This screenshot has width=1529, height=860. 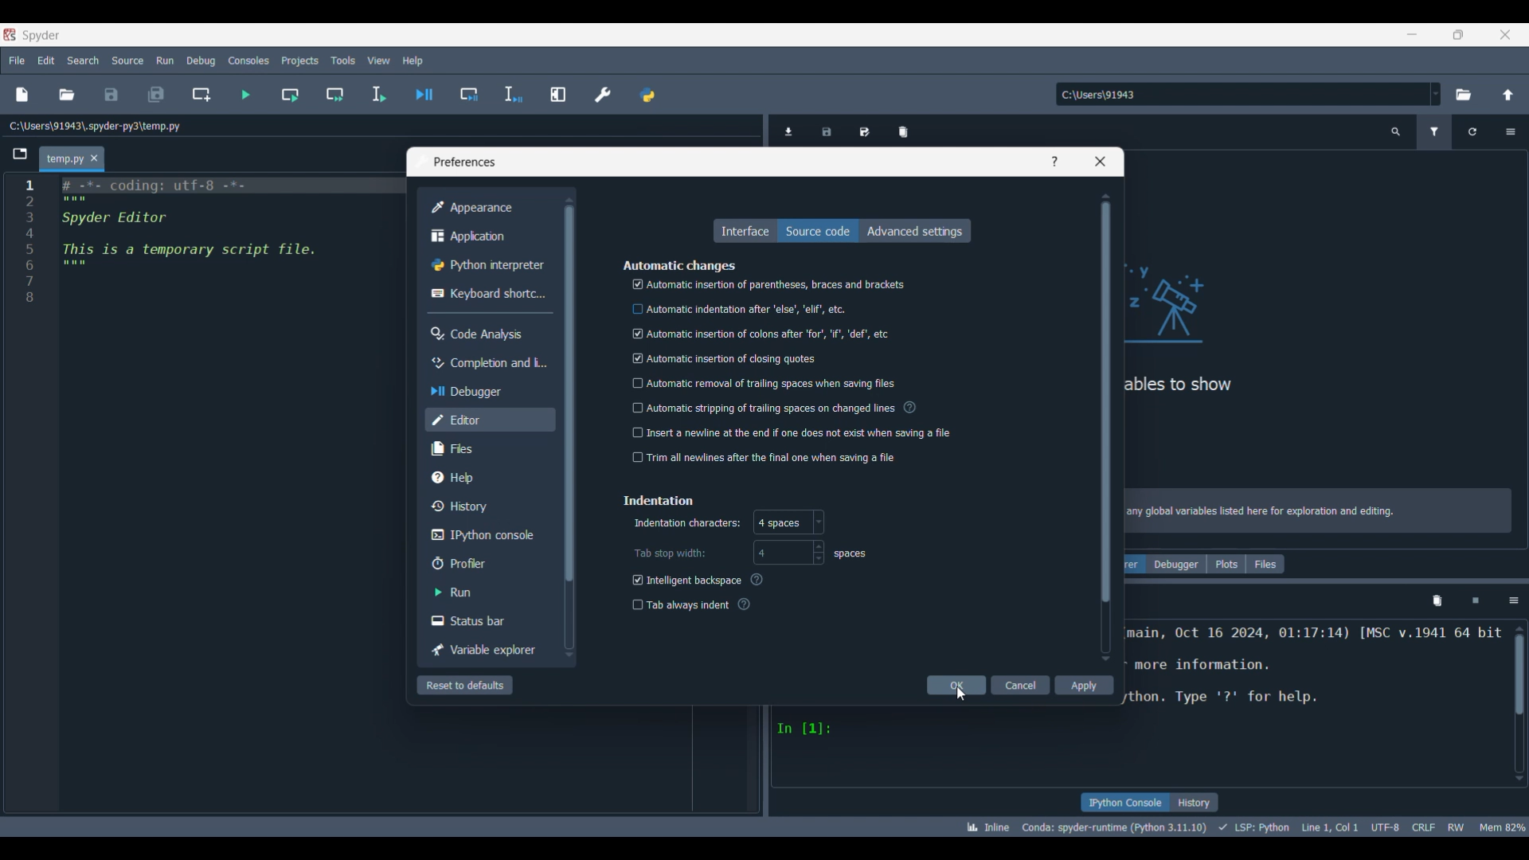 I want to click on Debug selection/current line, so click(x=512, y=95).